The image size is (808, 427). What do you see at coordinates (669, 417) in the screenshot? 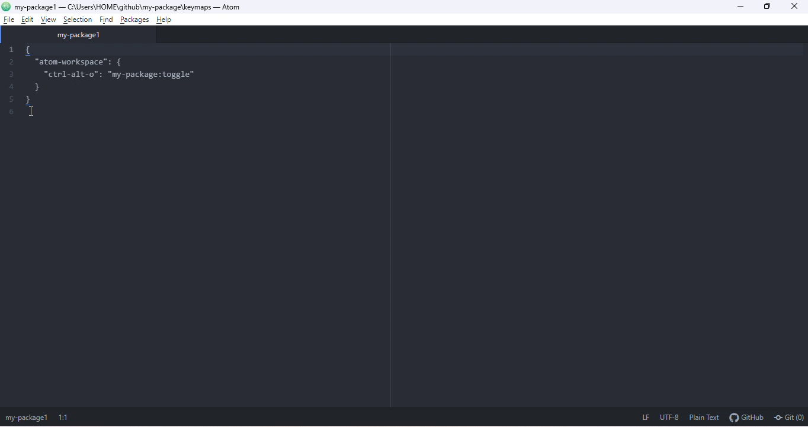
I see `utf 8` at bounding box center [669, 417].